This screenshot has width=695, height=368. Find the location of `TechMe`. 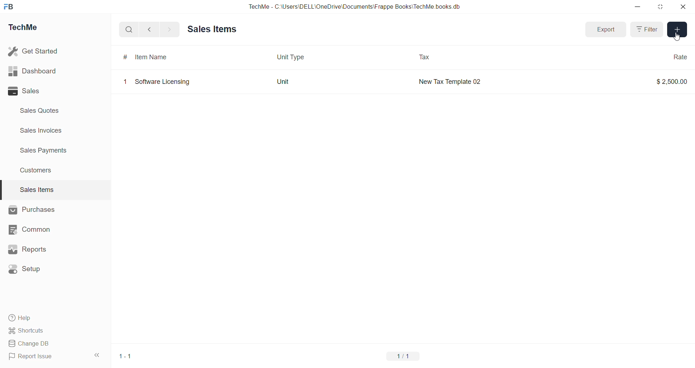

TechMe is located at coordinates (25, 26).